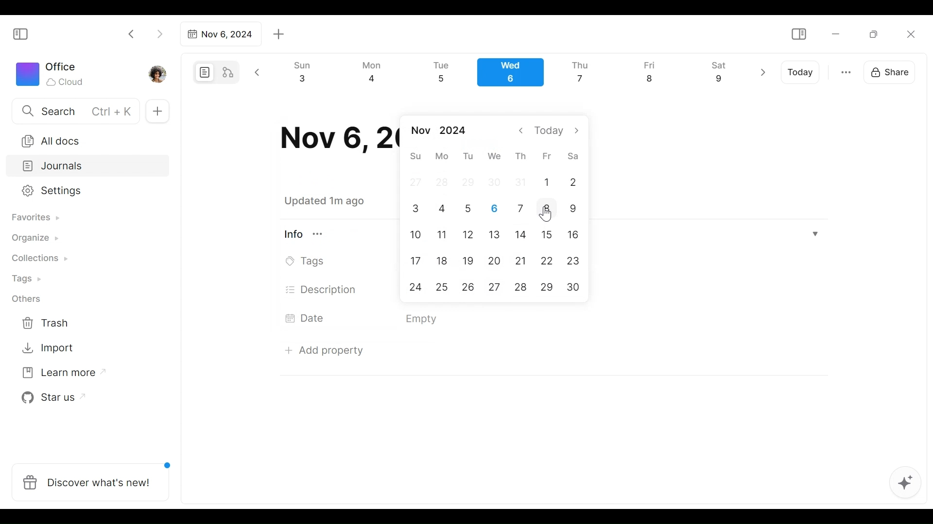 The height and width of the screenshot is (524, 933). Describe the element at coordinates (158, 72) in the screenshot. I see `Profile photo` at that location.